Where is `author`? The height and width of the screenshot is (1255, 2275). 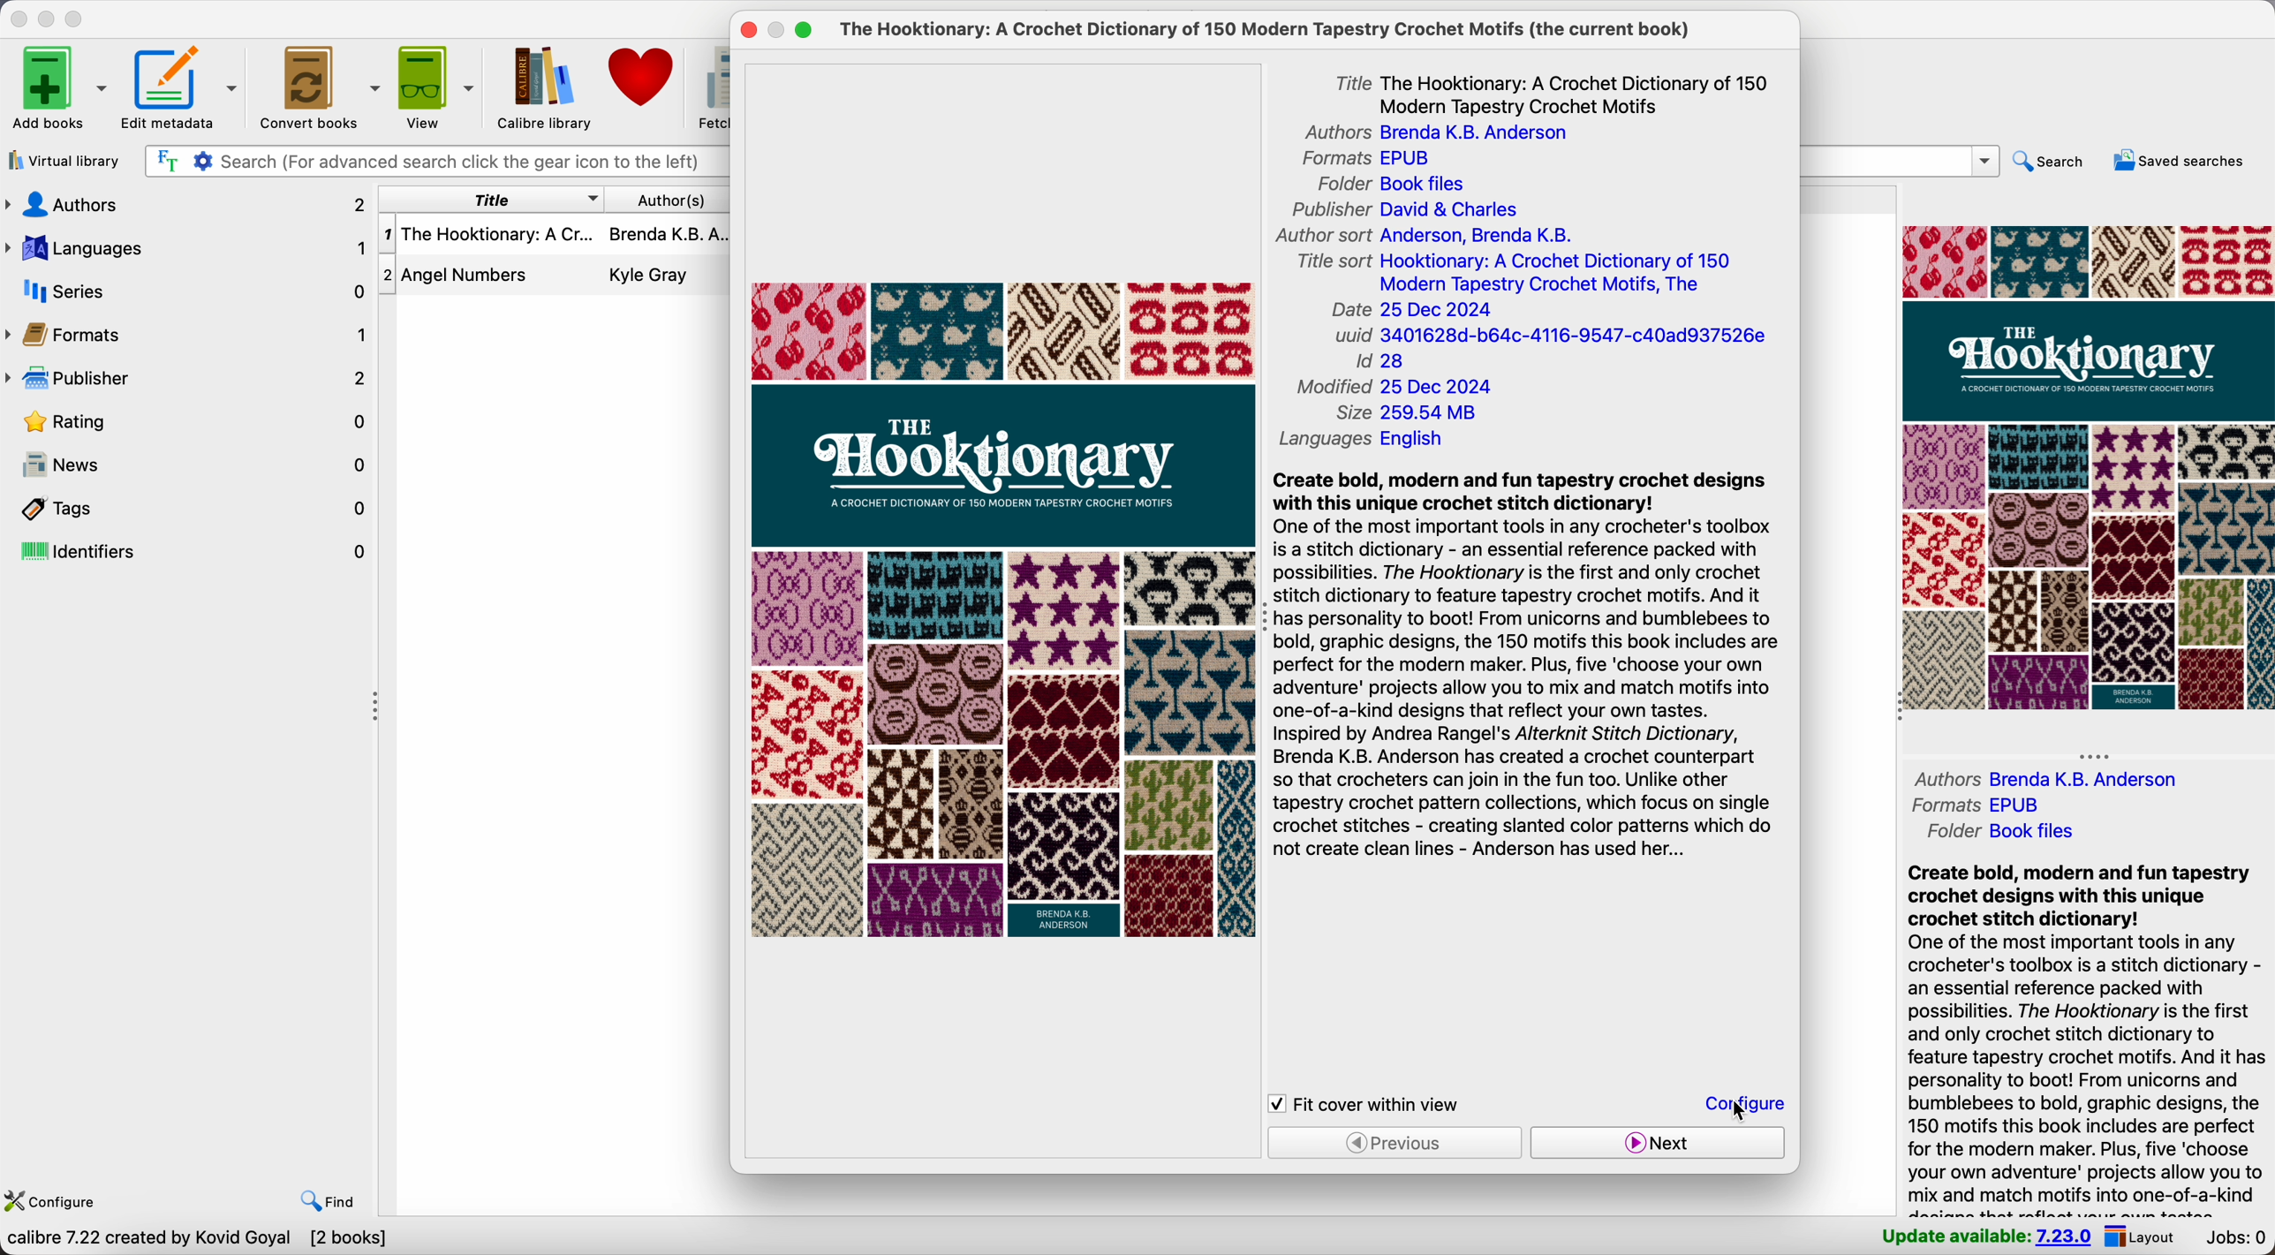 author is located at coordinates (2049, 778).